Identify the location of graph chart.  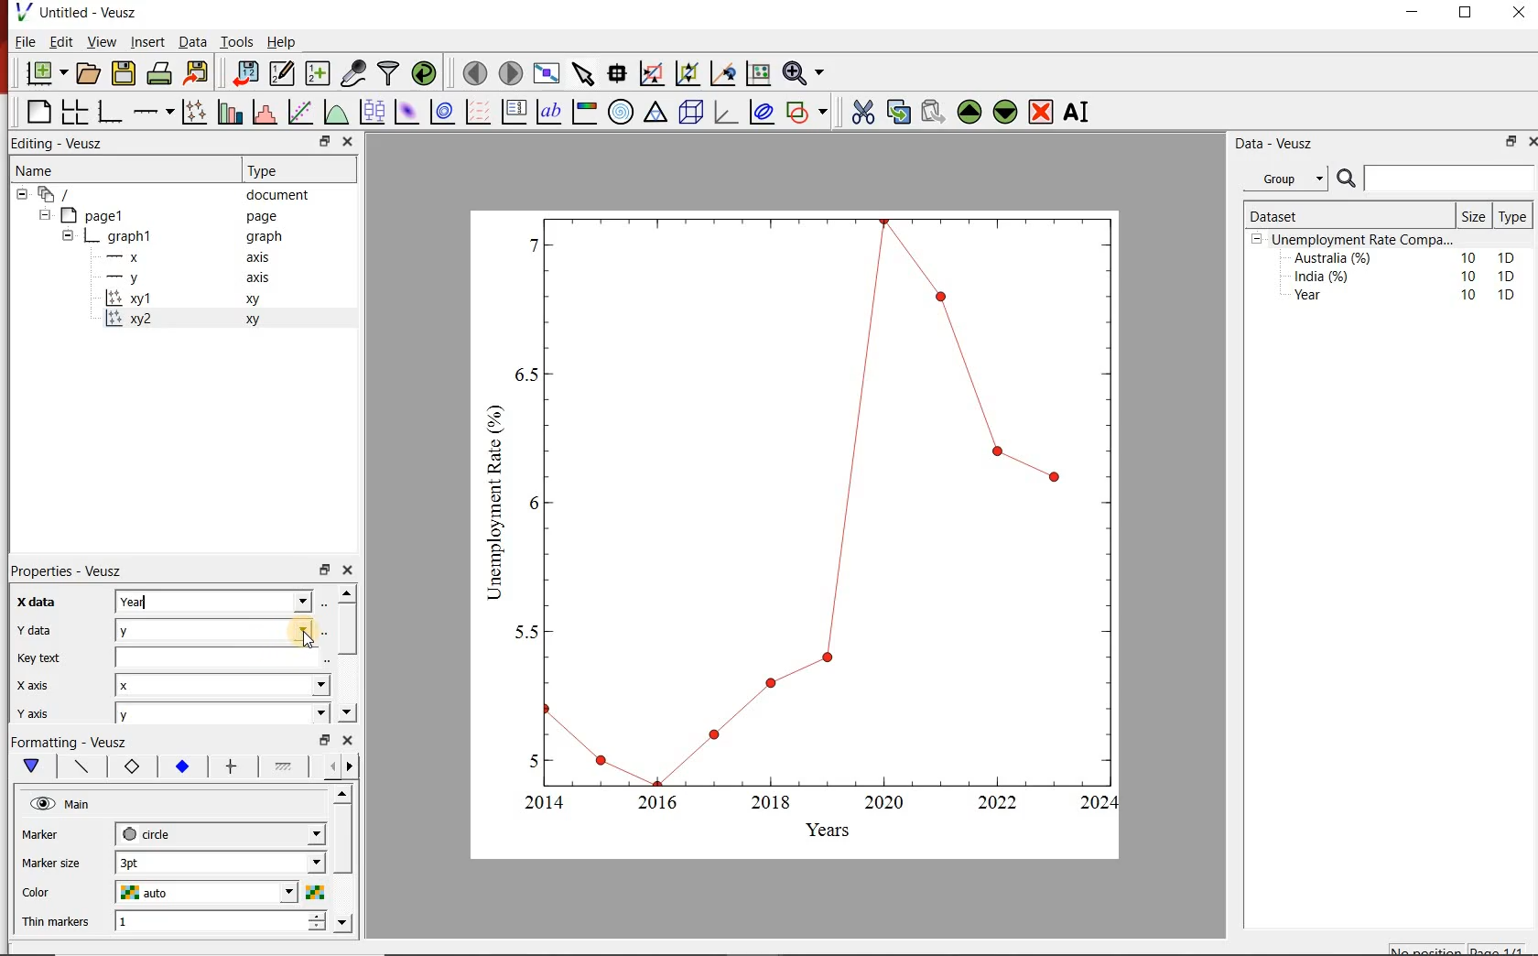
(796, 535).